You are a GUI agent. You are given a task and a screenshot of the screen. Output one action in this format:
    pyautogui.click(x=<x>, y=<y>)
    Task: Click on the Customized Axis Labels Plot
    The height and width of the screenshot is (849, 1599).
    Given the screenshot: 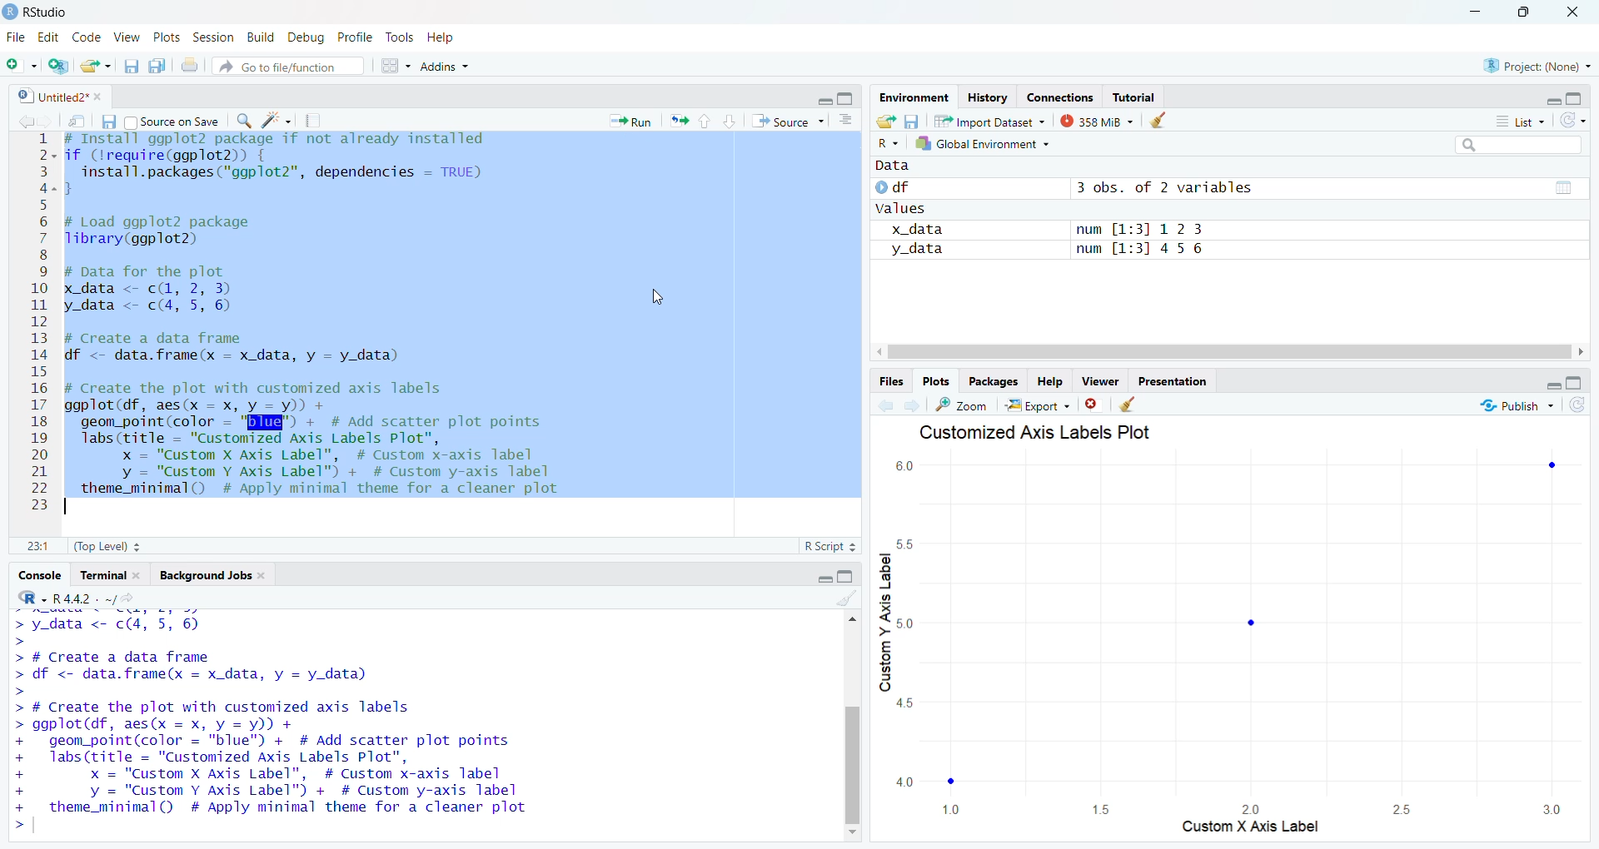 What is the action you would take?
    pyautogui.click(x=1032, y=432)
    